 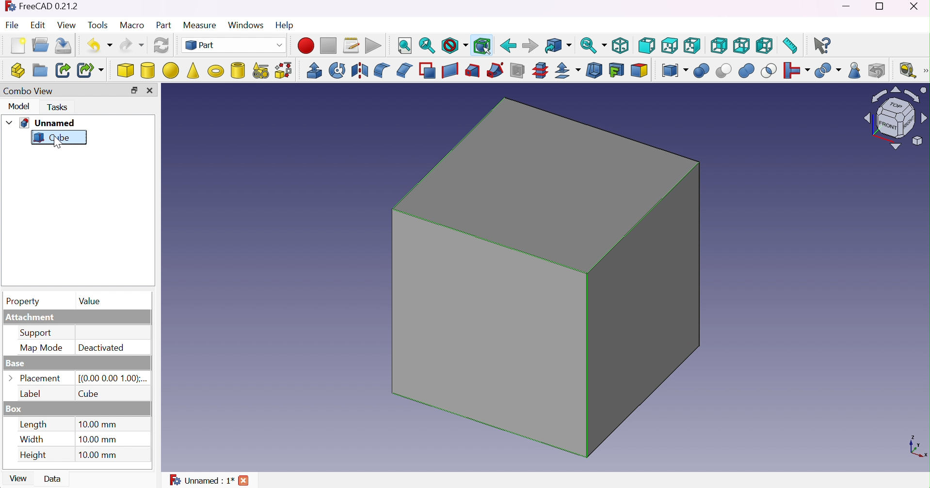 I want to click on Property, so click(x=26, y=302).